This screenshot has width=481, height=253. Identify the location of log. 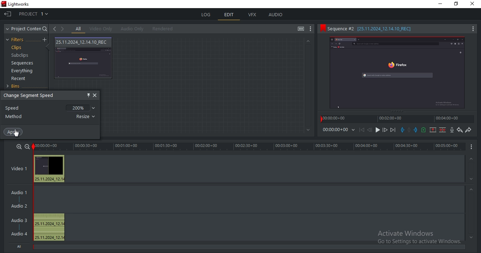
(206, 14).